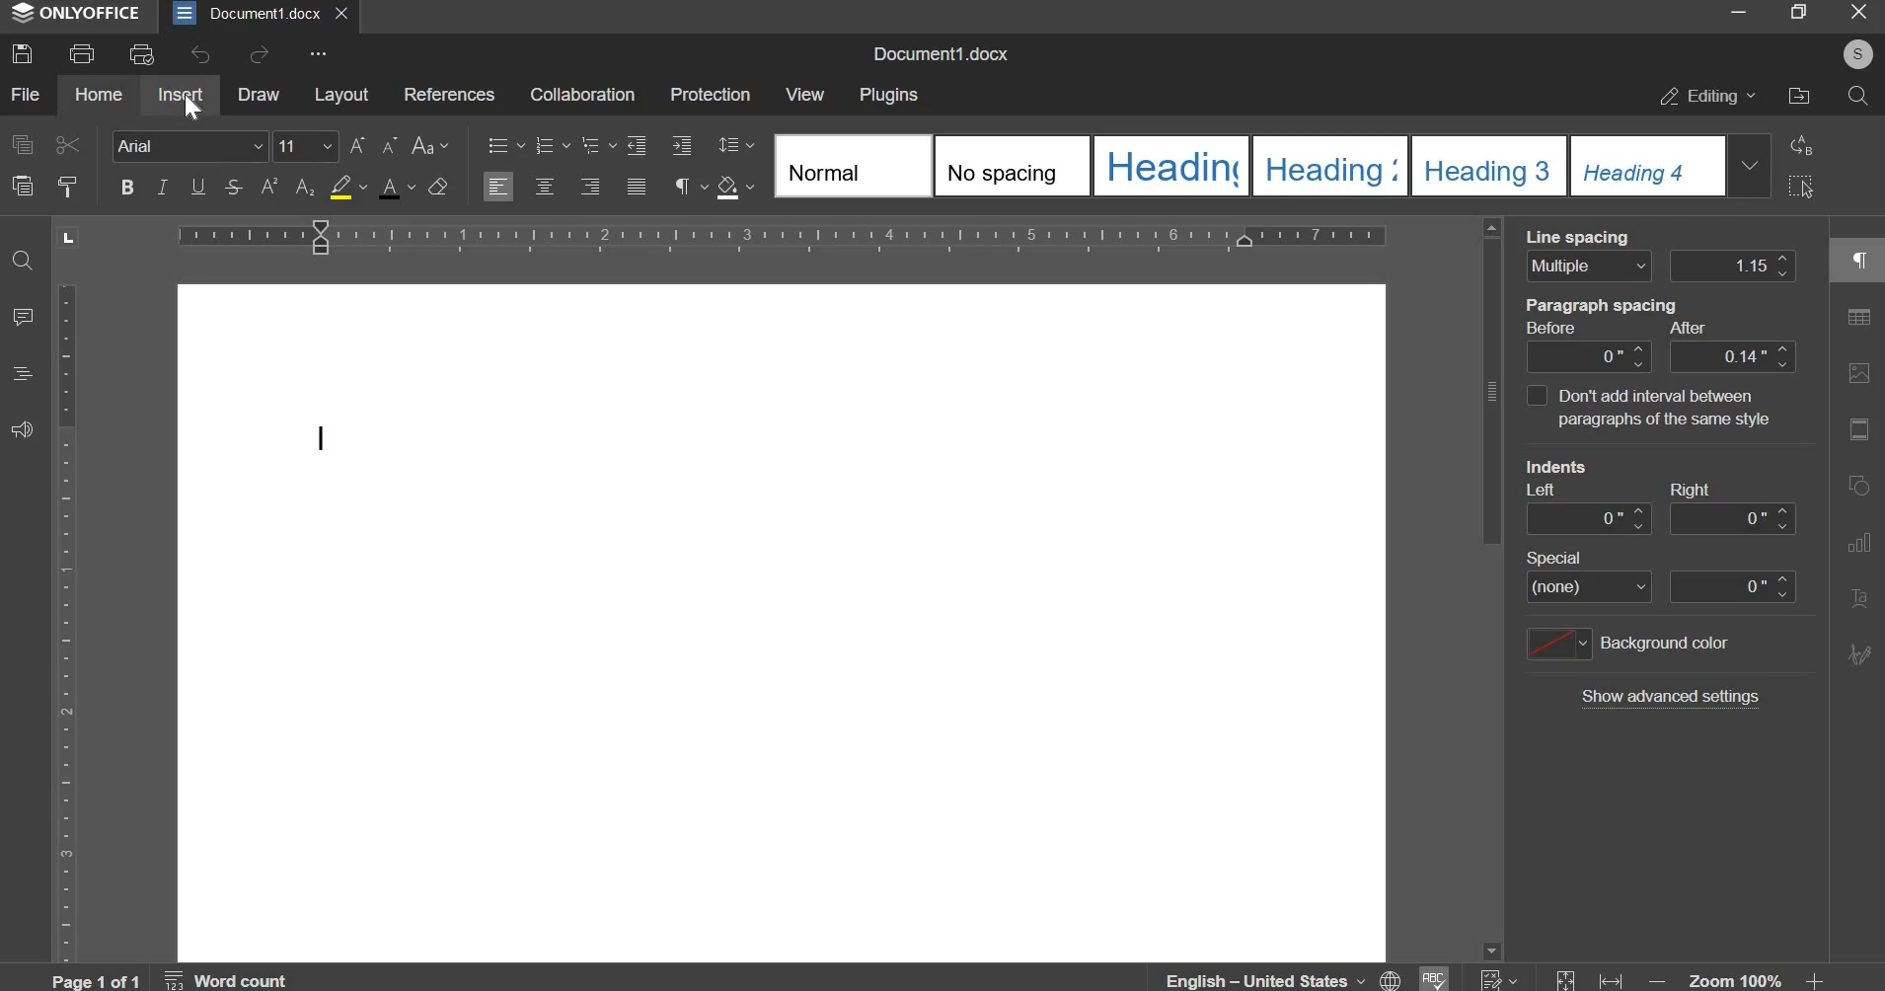 The image size is (1885, 991). I want to click on horizontal scale, so click(784, 234).